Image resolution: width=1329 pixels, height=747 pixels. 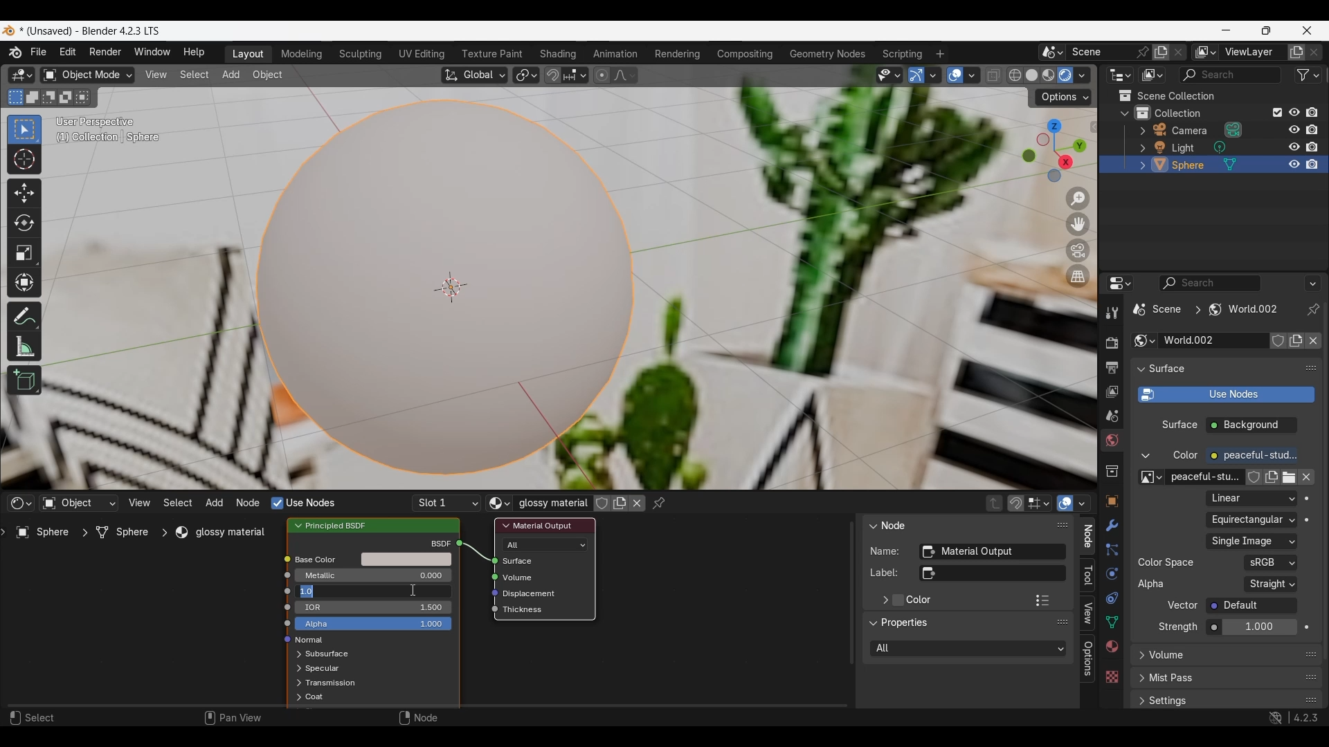 I want to click on Strength of the emitted light, so click(x=1251, y=627).